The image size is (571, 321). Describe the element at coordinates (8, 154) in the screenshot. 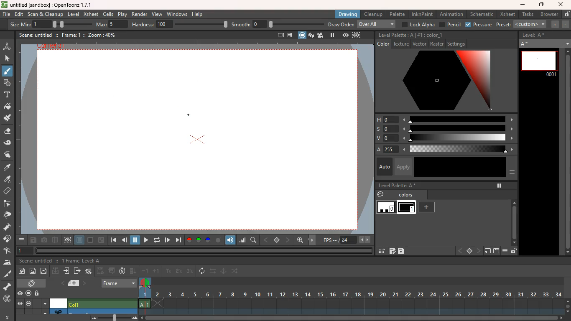

I see `swap` at that location.